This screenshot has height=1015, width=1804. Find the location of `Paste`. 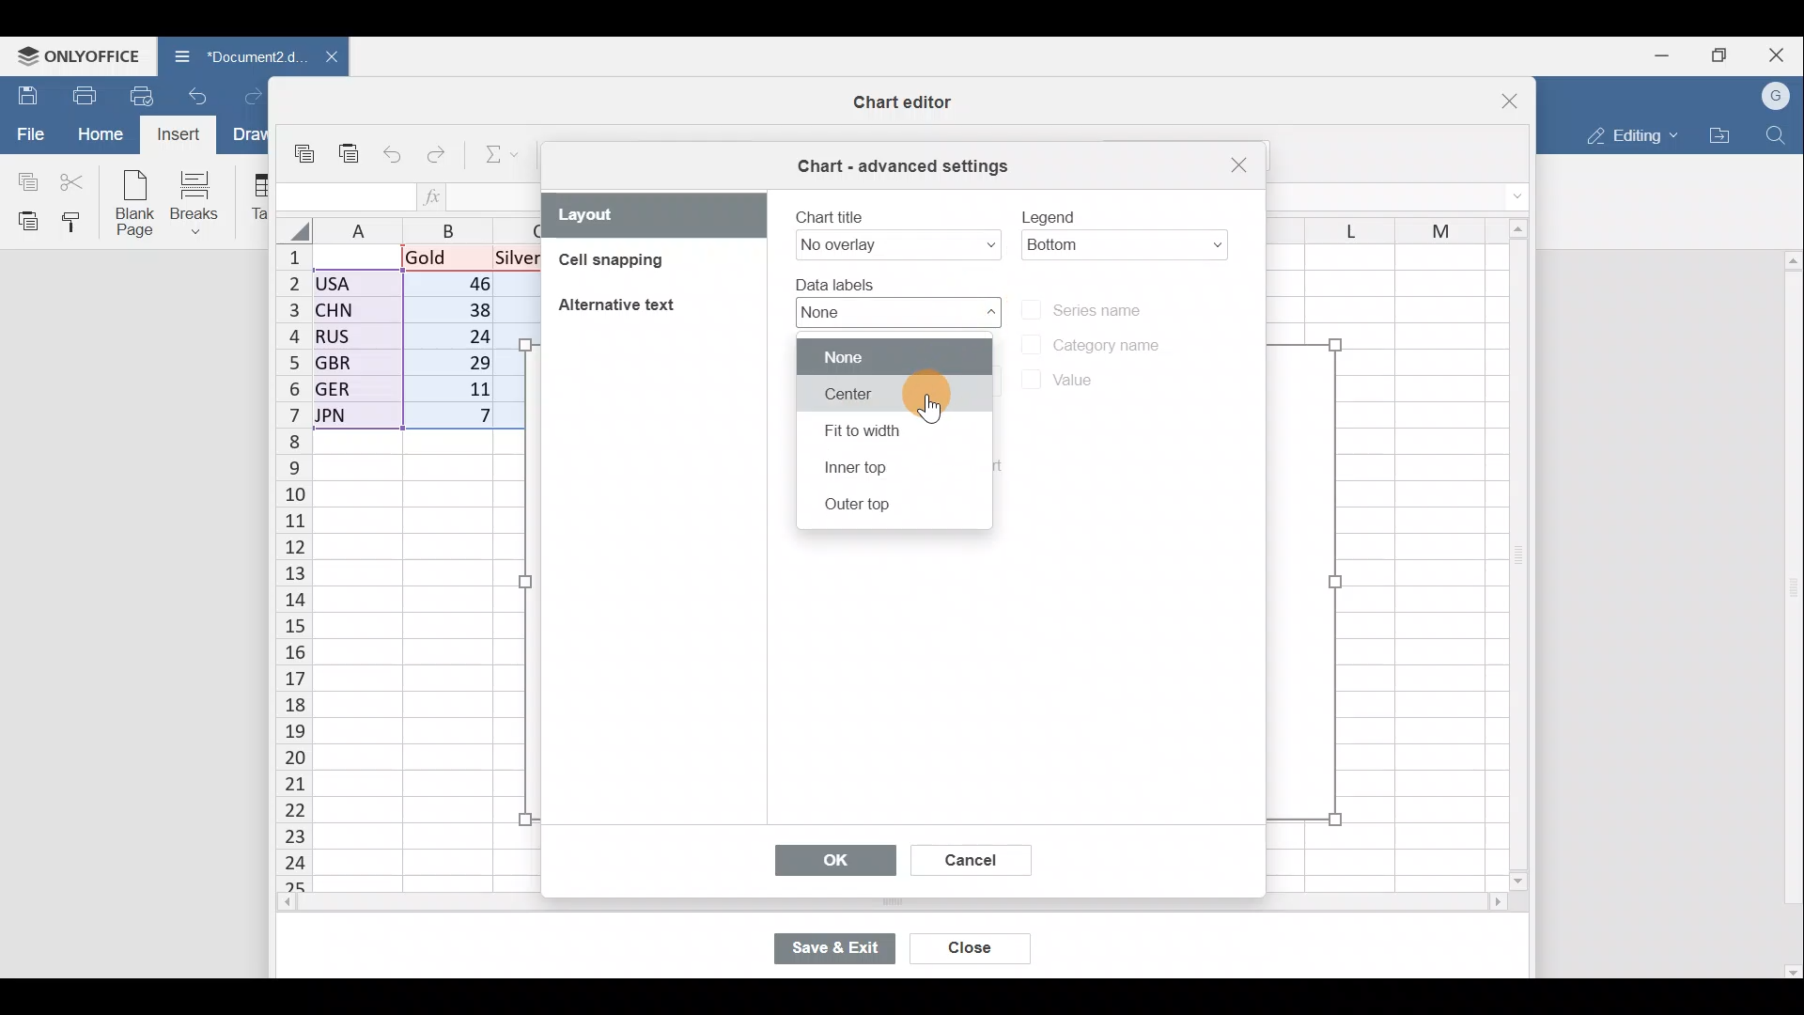

Paste is located at coordinates (350, 160).